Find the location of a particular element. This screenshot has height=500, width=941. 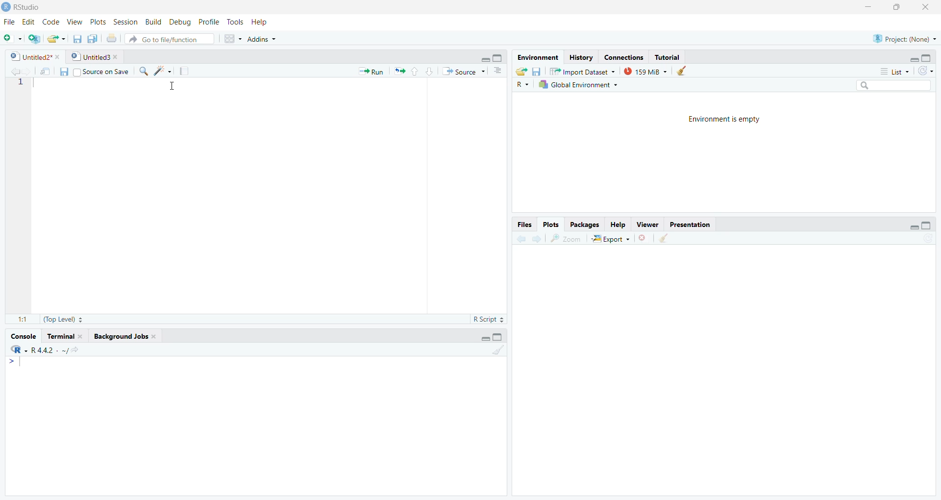

Save is located at coordinates (77, 39).